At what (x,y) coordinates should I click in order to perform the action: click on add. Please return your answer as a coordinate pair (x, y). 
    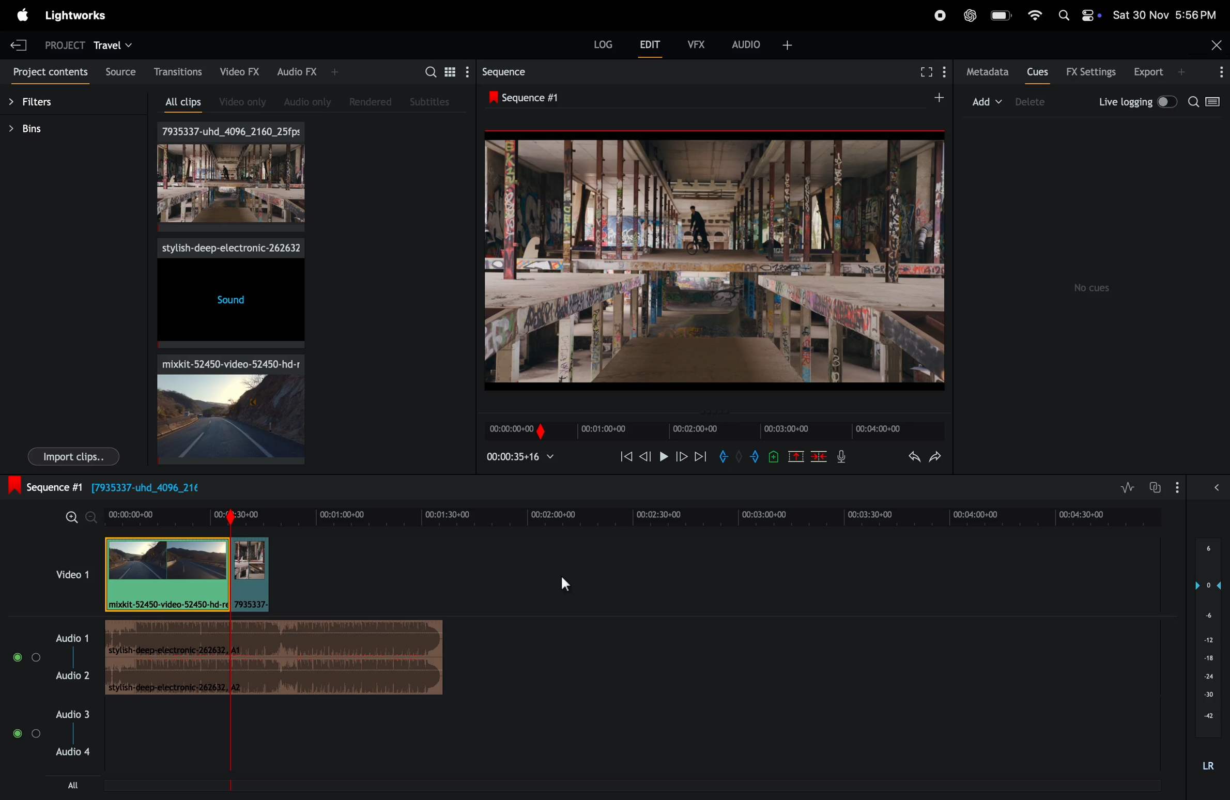
    Looking at the image, I should click on (931, 99).